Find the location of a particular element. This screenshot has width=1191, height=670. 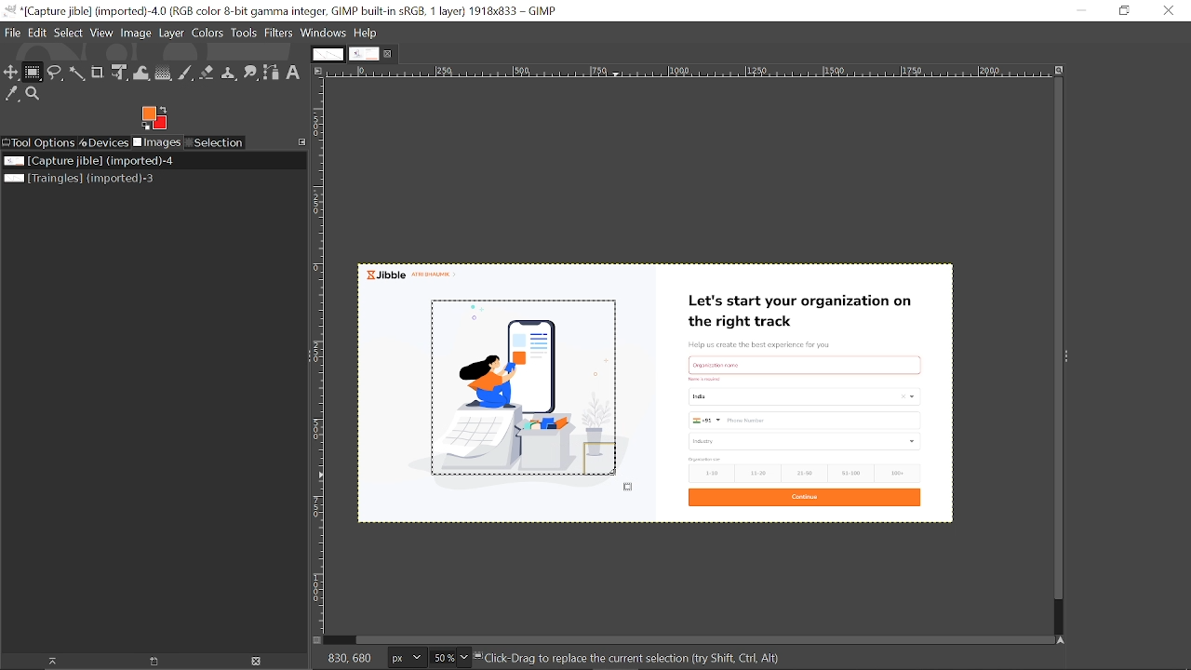

Close window is located at coordinates (1170, 10).